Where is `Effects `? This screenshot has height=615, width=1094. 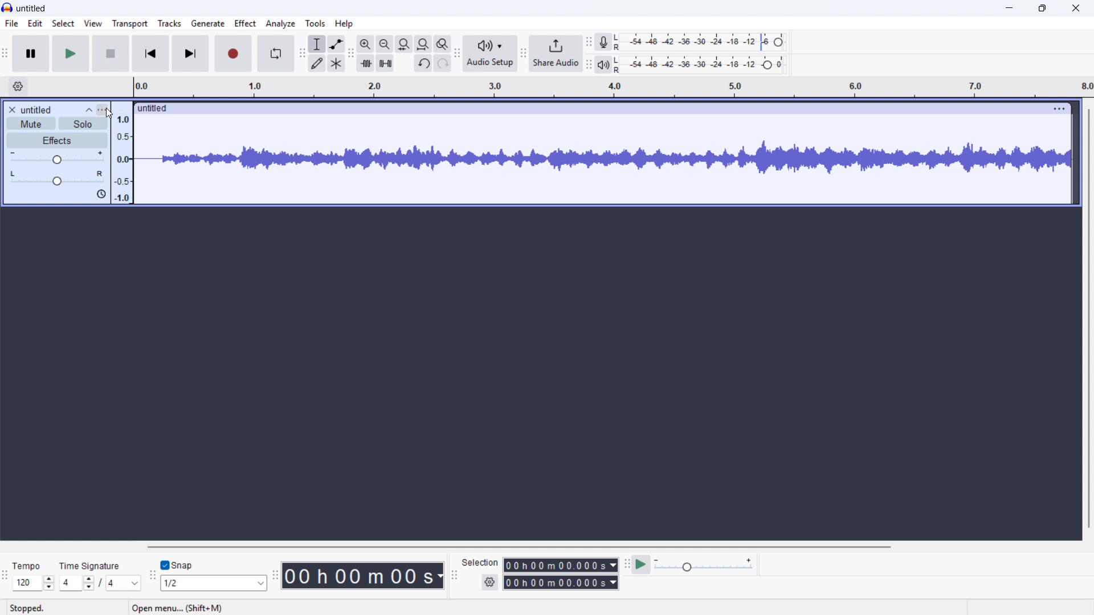
Effects  is located at coordinates (57, 140).